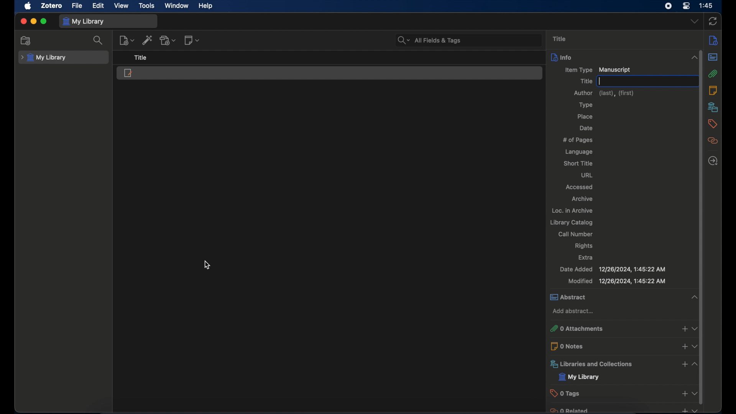 The image size is (736, 414). I want to click on notes, so click(713, 90).